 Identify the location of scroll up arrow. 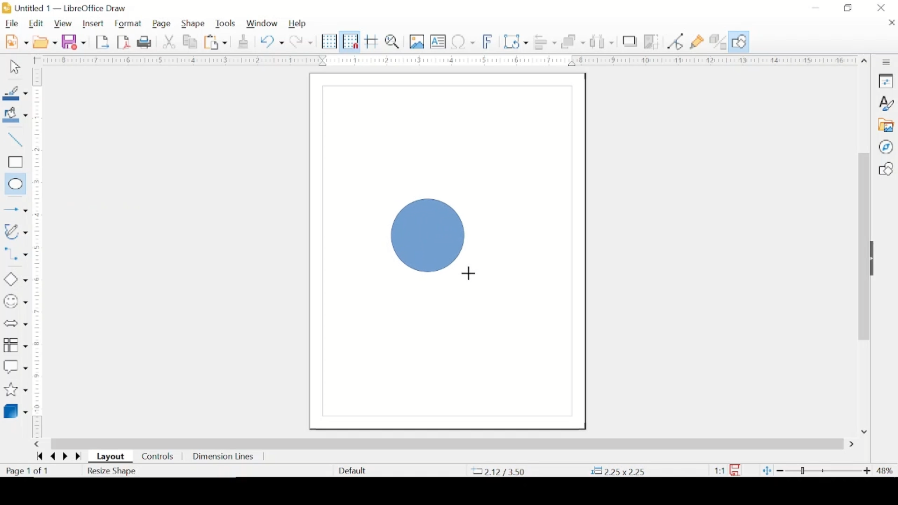
(865, 59).